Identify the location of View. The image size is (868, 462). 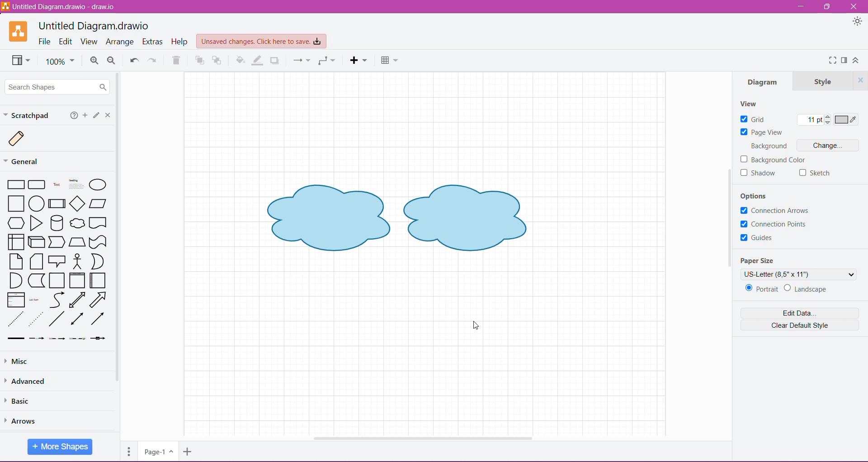
(22, 61).